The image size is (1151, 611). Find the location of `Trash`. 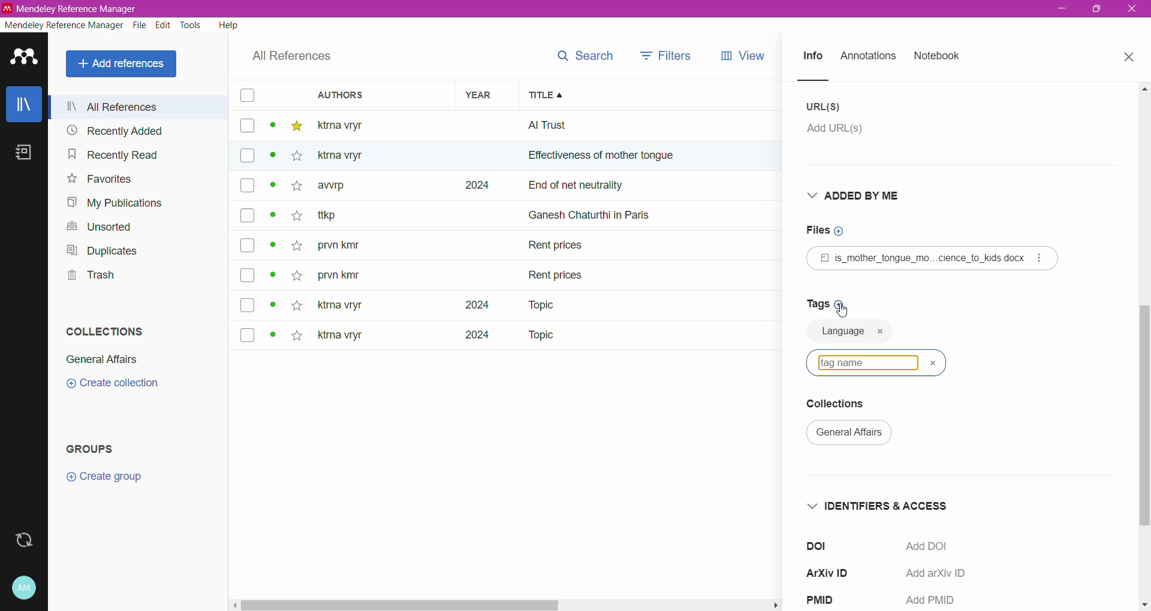

Trash is located at coordinates (89, 275).